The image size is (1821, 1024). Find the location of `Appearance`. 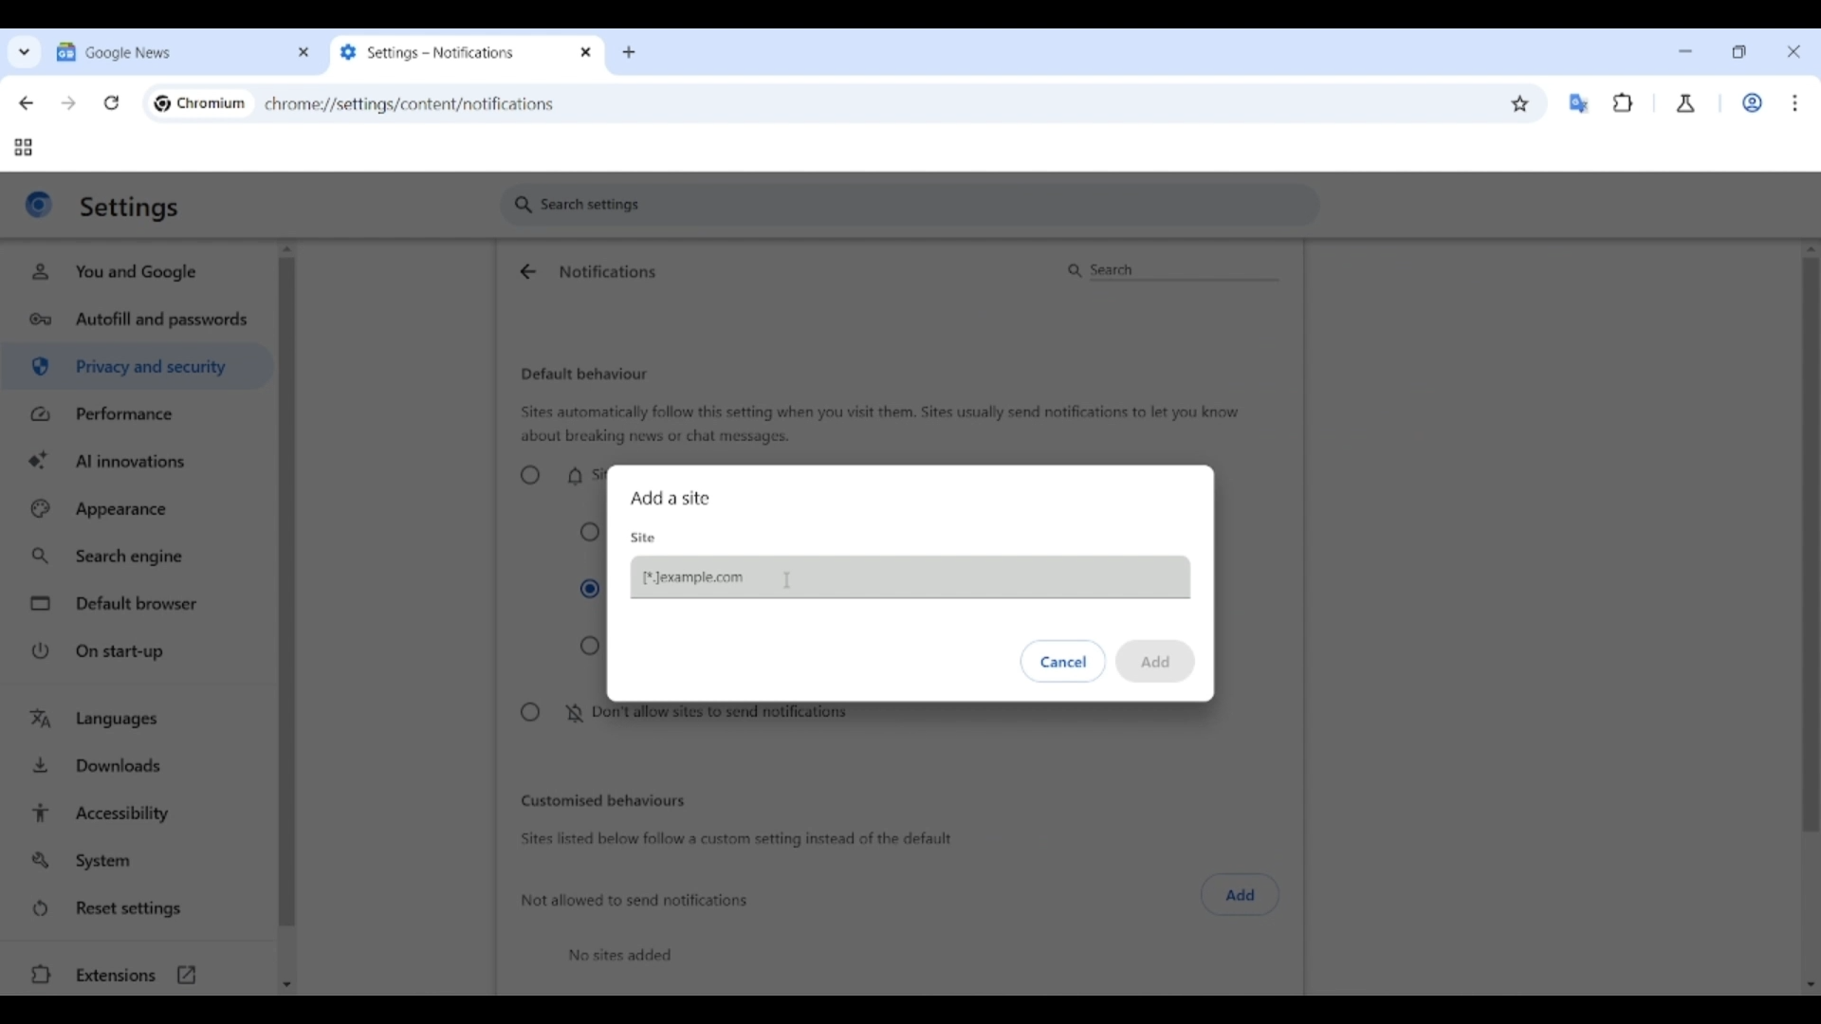

Appearance is located at coordinates (138, 509).